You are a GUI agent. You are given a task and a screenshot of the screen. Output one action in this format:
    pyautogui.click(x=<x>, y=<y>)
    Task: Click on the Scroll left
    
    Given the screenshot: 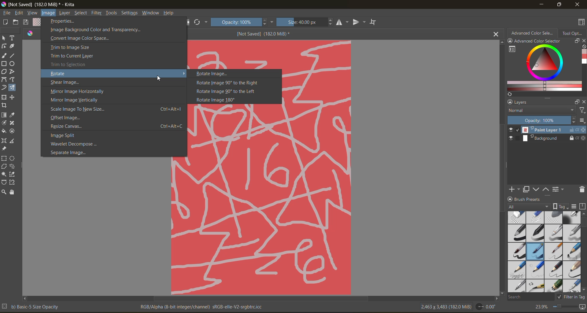 What is the action you would take?
    pyautogui.click(x=25, y=297)
    